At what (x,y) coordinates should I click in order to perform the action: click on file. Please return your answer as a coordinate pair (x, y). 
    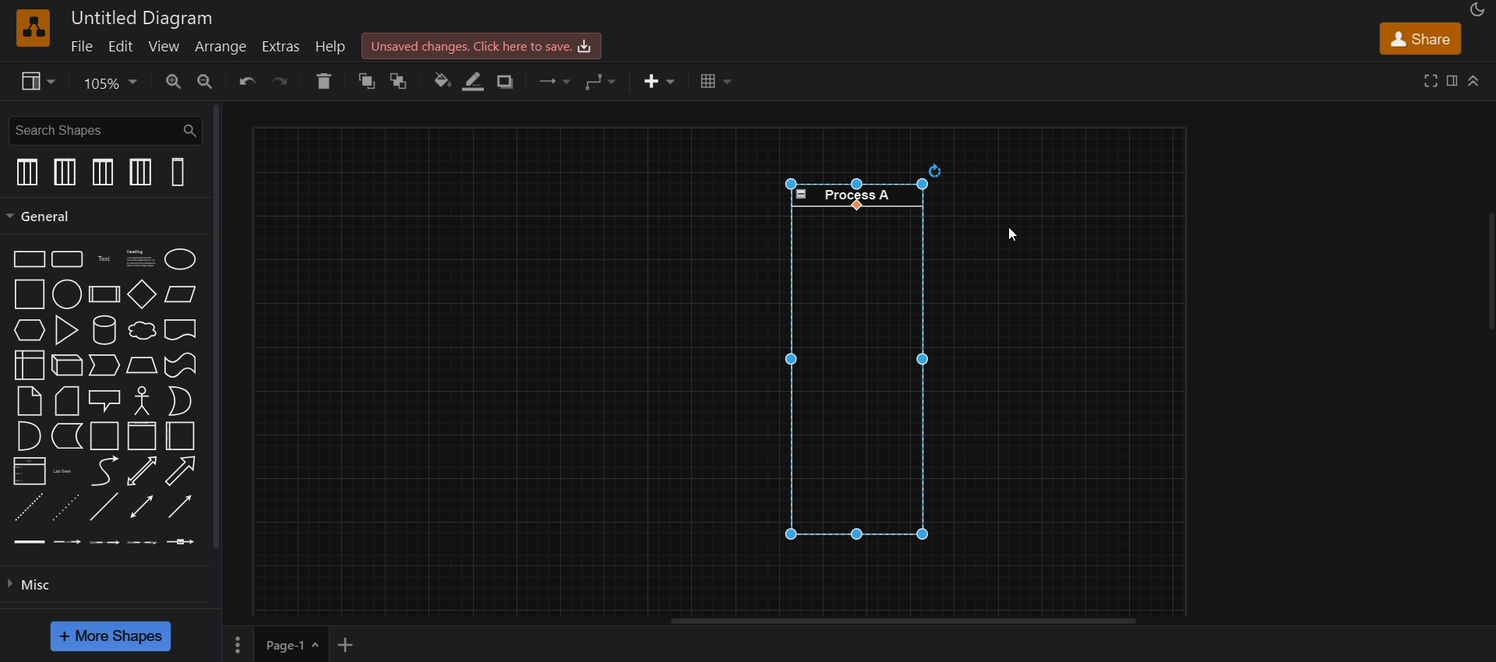
    Looking at the image, I should click on (84, 46).